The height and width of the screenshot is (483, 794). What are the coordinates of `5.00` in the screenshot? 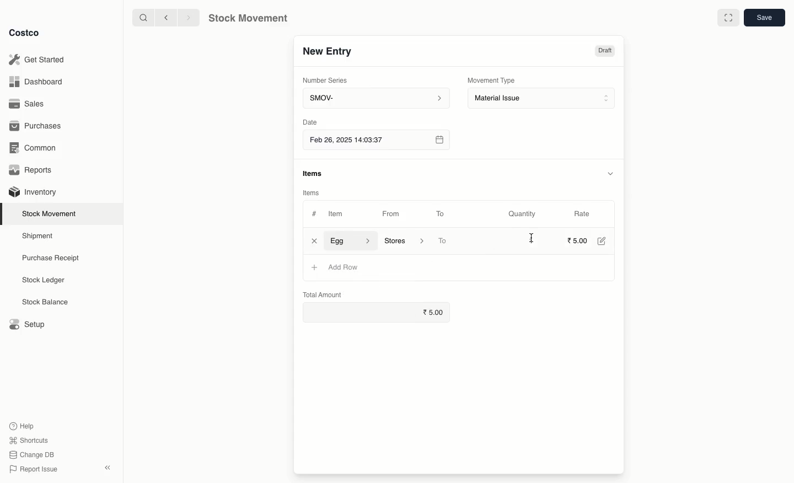 It's located at (578, 240).